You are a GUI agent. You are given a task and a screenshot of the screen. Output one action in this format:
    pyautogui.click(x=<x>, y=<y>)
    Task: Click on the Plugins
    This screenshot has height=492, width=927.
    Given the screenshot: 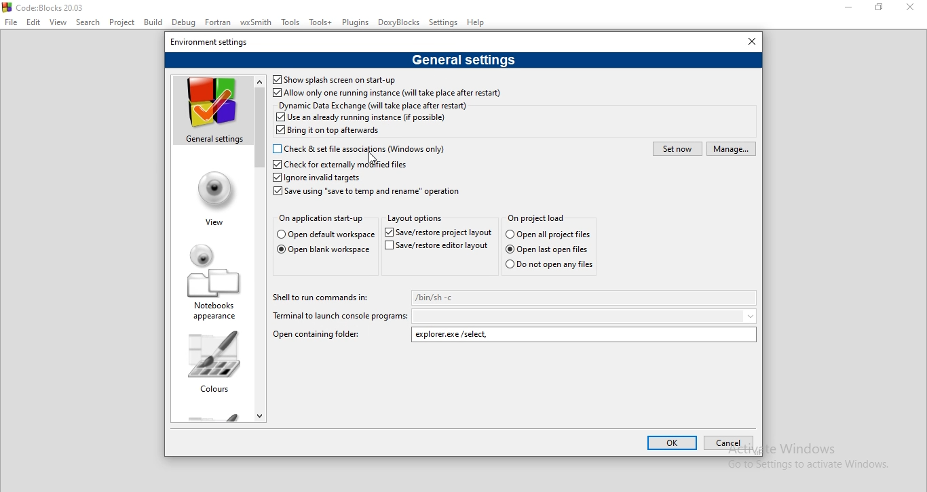 What is the action you would take?
    pyautogui.click(x=356, y=22)
    